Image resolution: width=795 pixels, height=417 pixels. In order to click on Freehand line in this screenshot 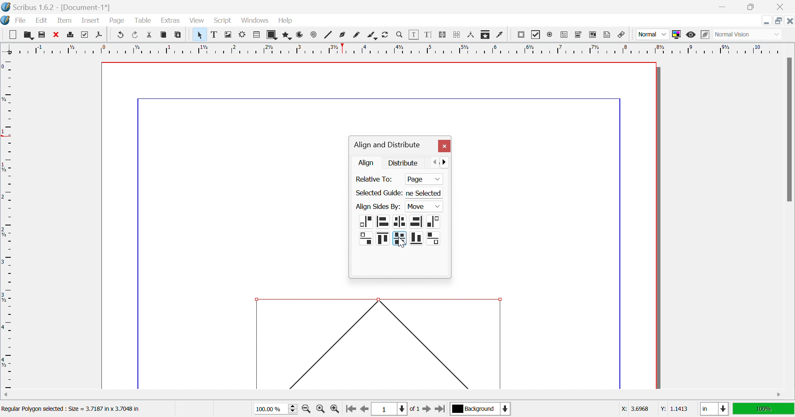, I will do `click(357, 35)`.